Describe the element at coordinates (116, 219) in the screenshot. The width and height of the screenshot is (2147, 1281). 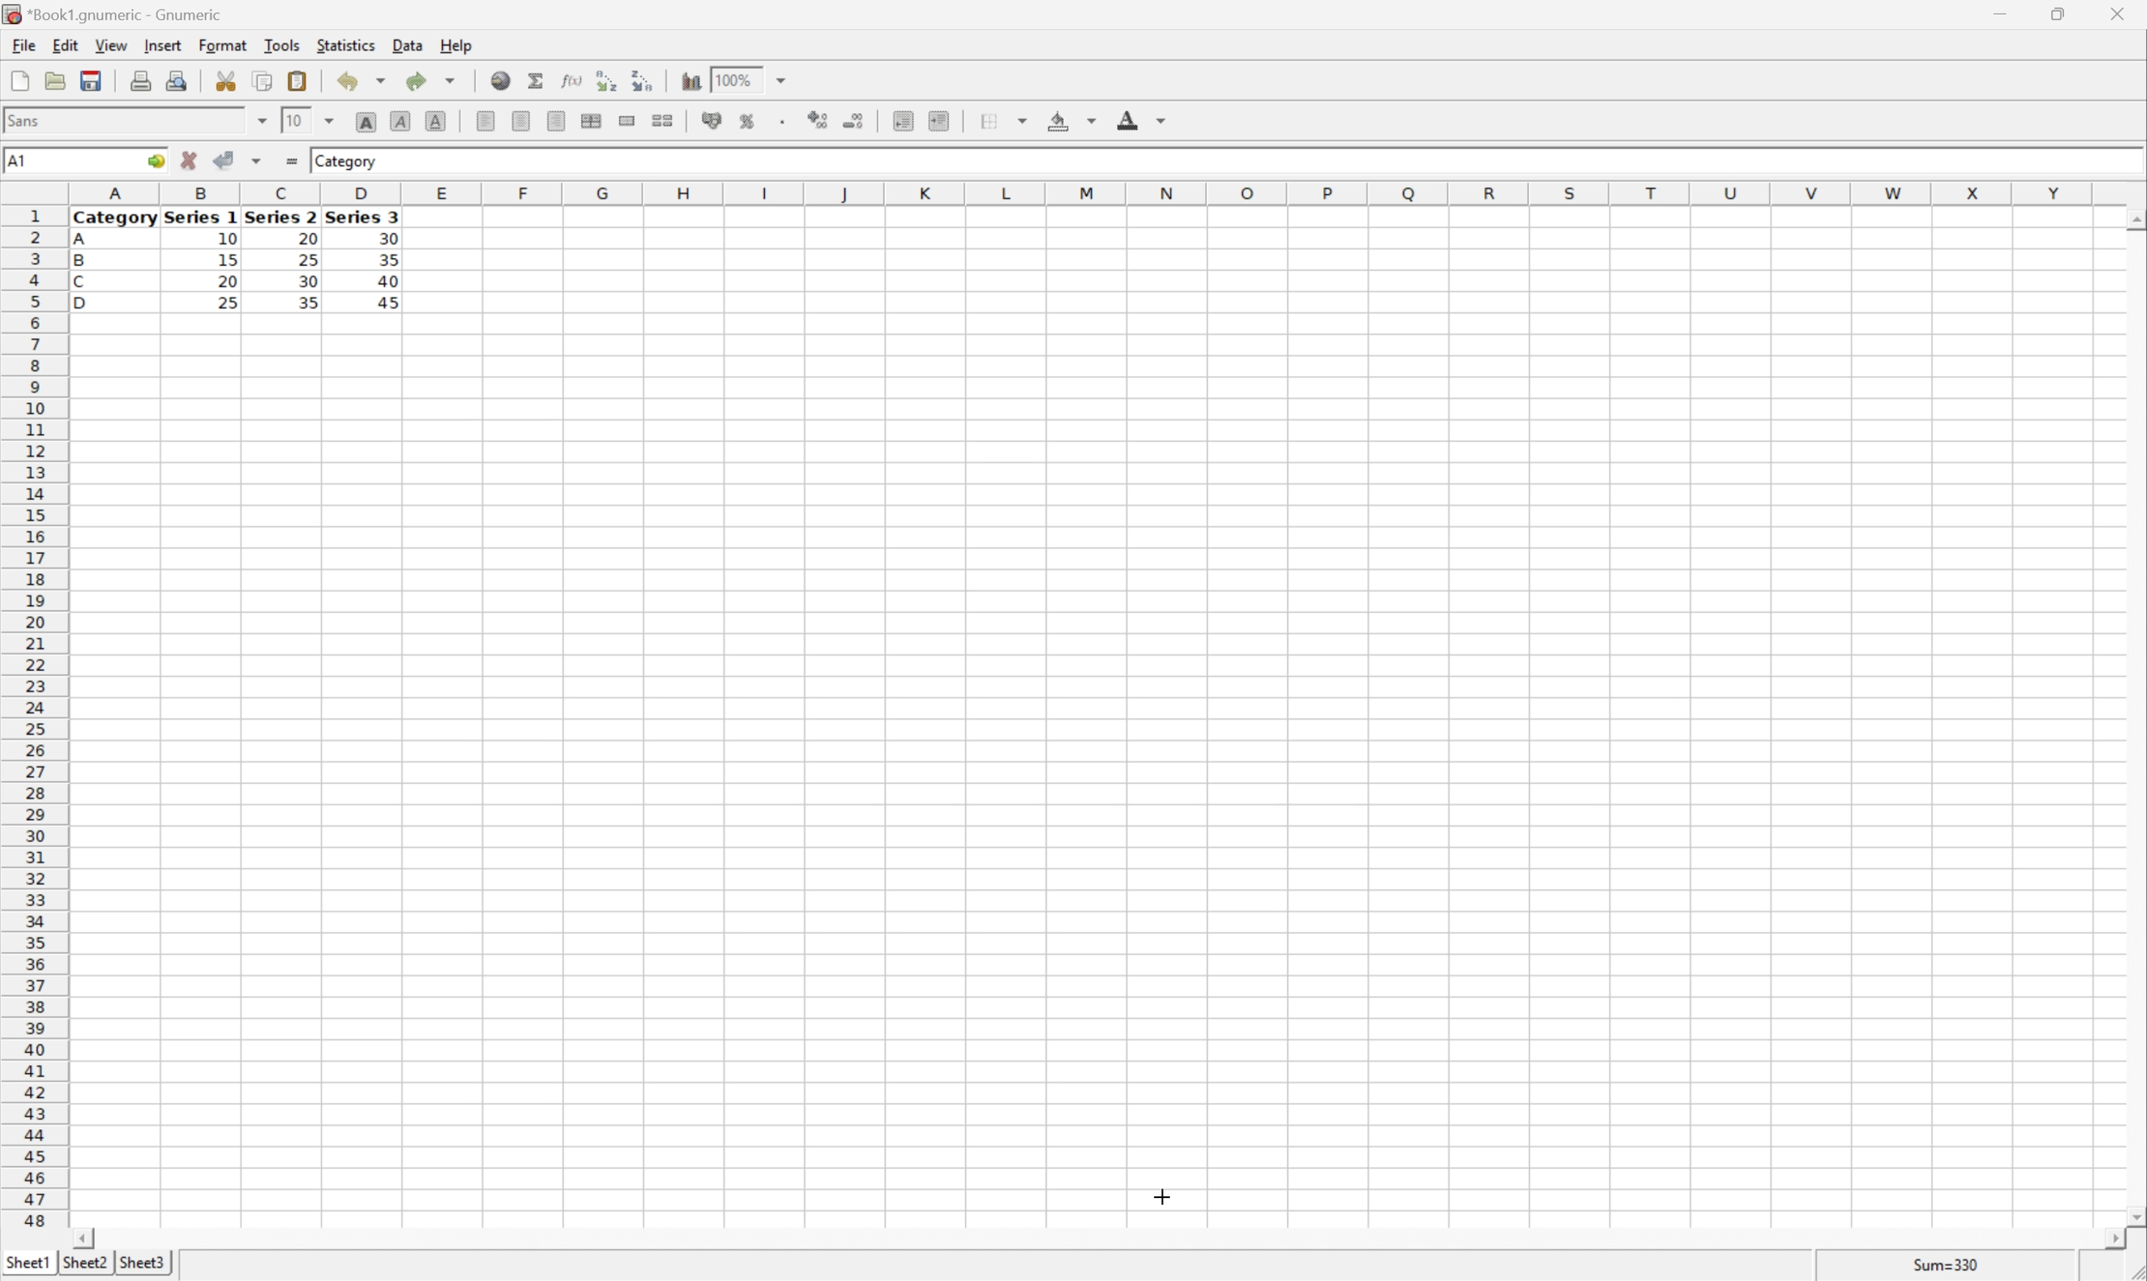
I see `Category` at that location.